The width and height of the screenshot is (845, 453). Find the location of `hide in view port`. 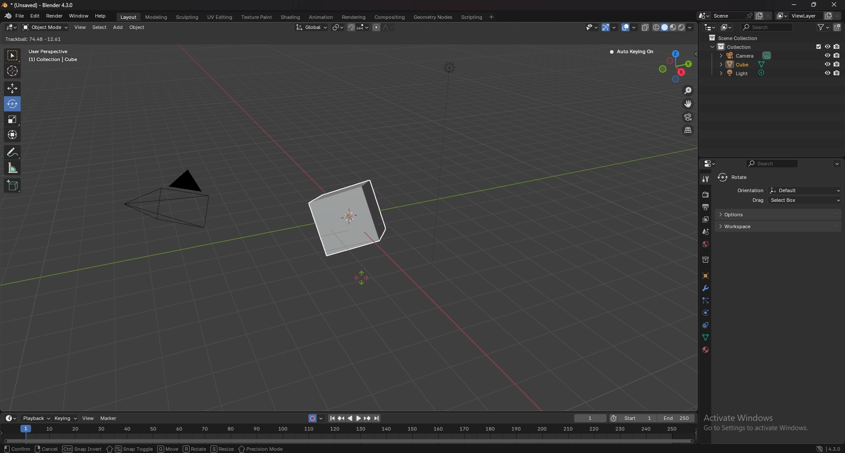

hide in view port is located at coordinates (828, 55).